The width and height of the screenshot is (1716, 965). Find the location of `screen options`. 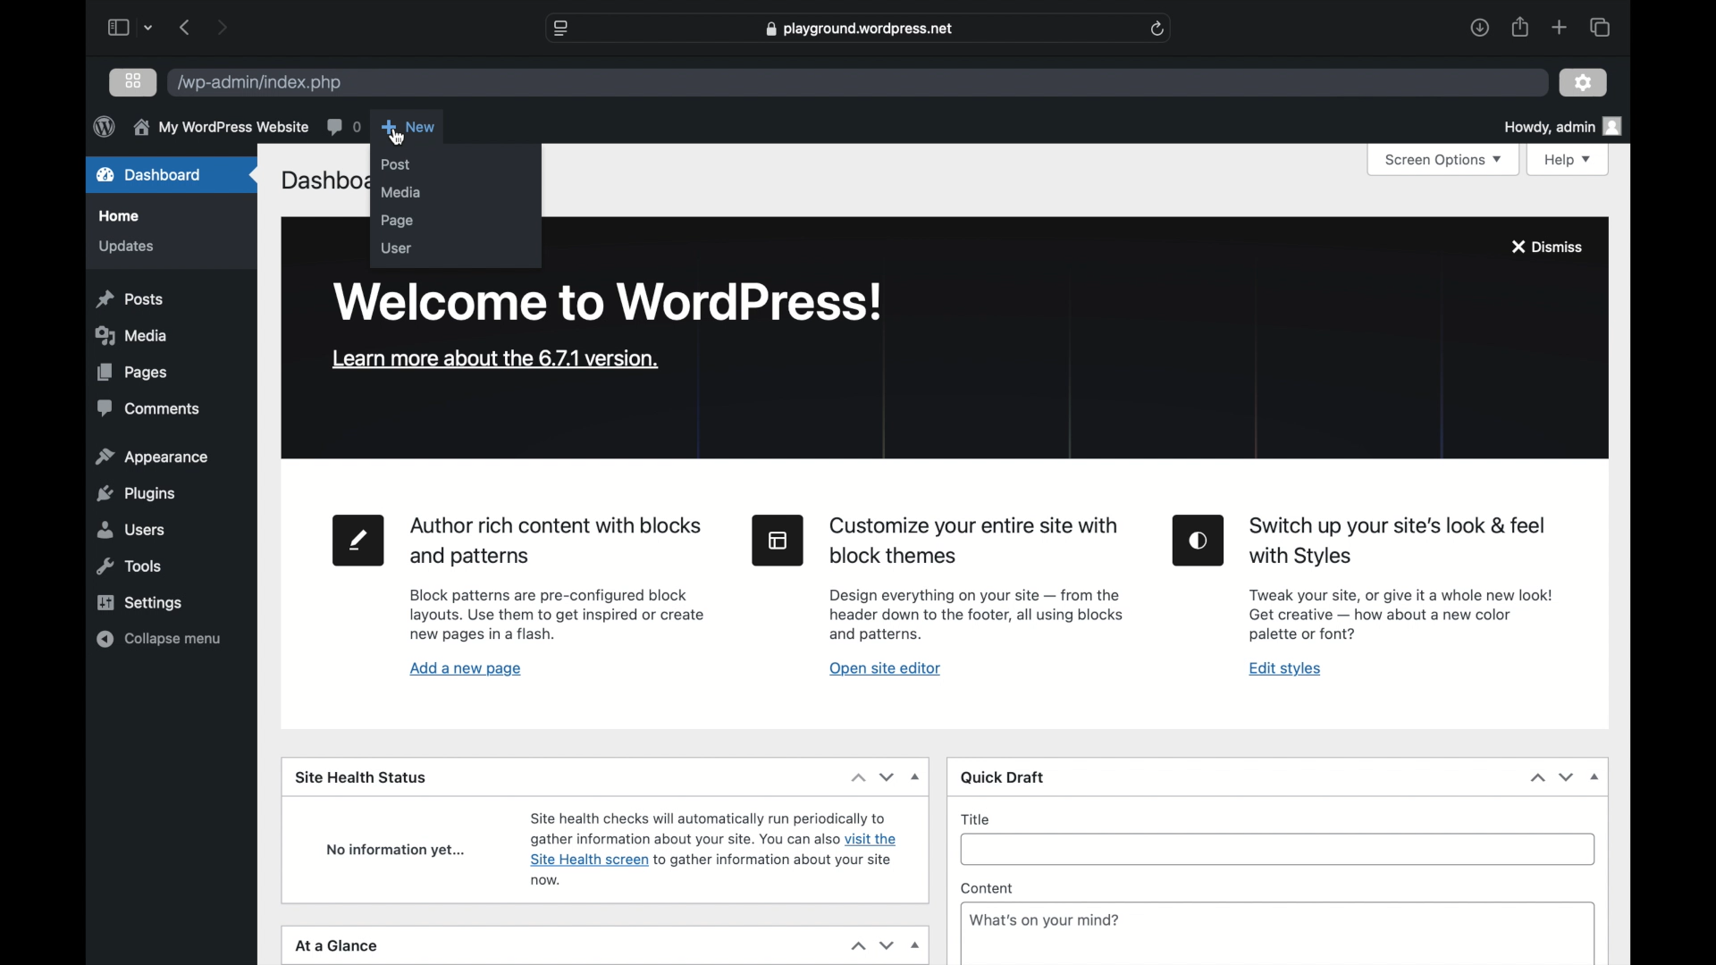

screen options is located at coordinates (1442, 161).